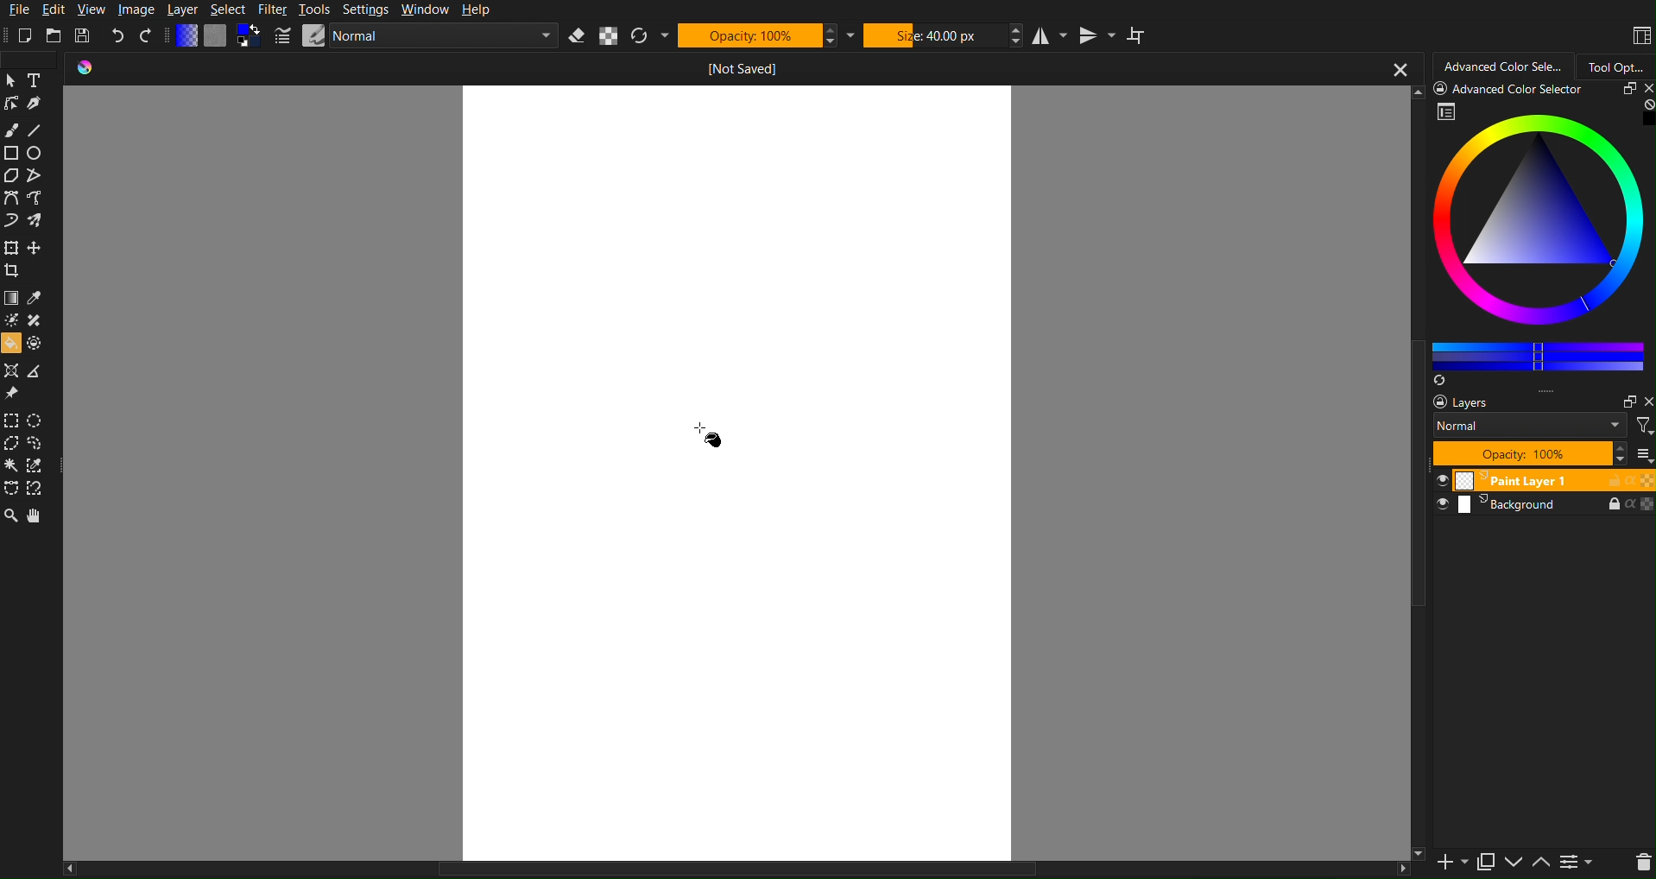 The height and width of the screenshot is (879, 1656). Describe the element at coordinates (1513, 860) in the screenshot. I see `Send Under` at that location.